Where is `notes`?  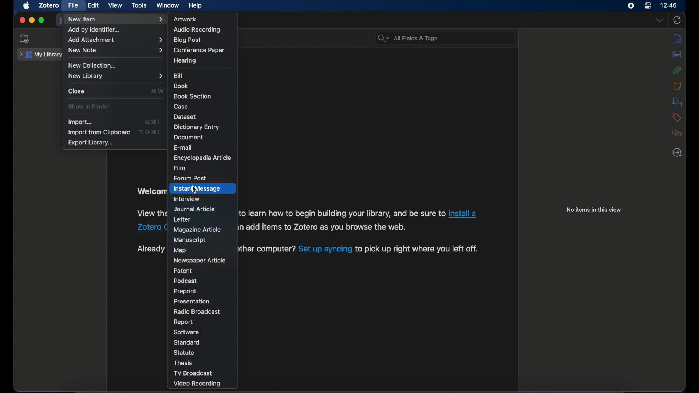
notes is located at coordinates (678, 86).